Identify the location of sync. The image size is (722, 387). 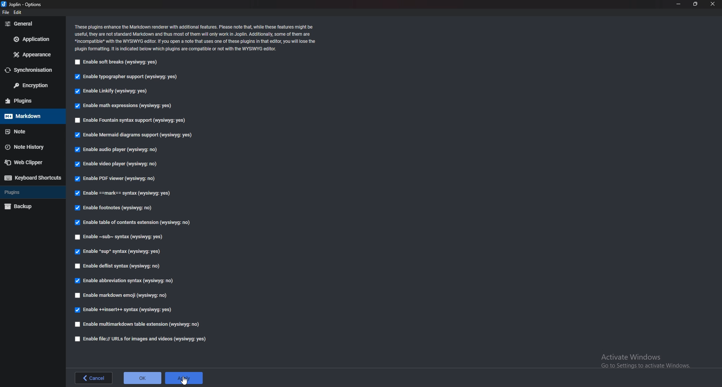
(30, 70).